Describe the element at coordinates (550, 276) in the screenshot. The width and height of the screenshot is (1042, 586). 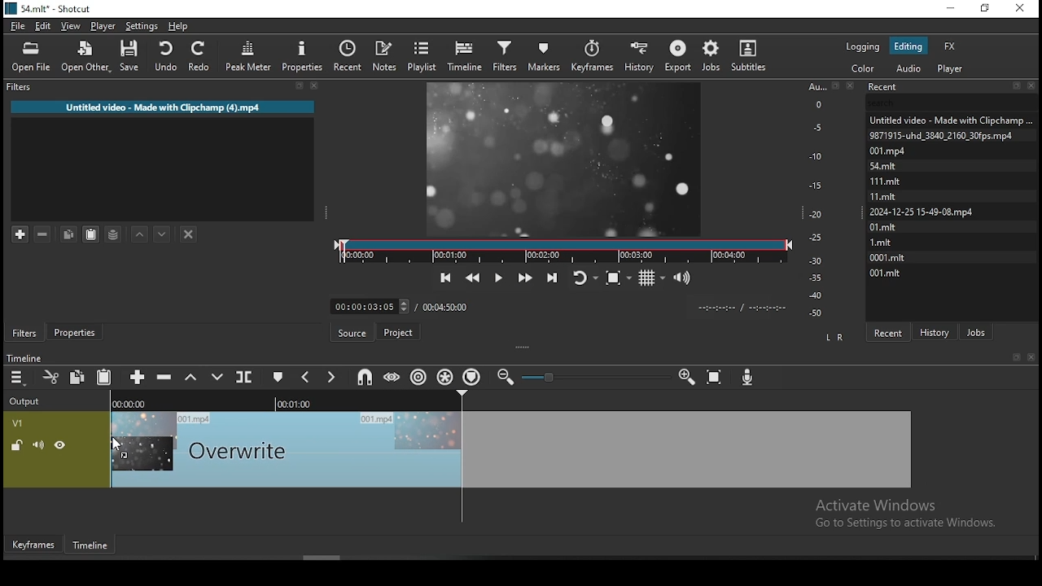
I see `skip to the next point` at that location.